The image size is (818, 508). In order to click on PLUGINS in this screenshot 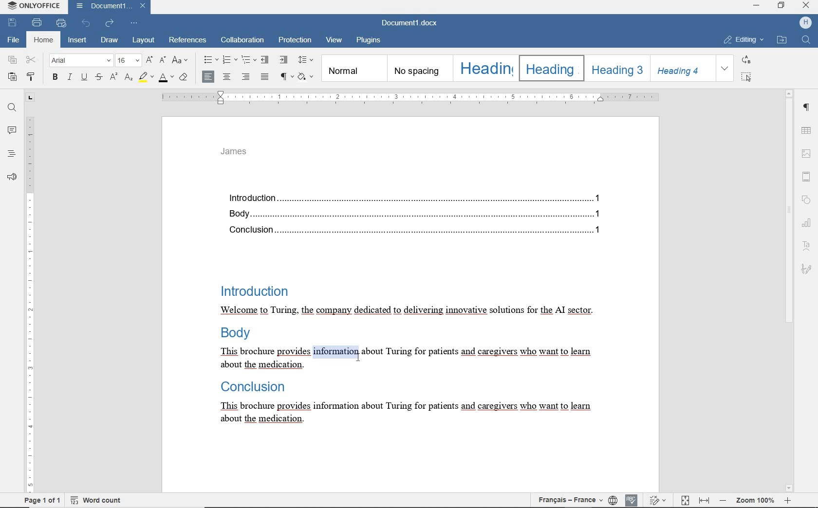, I will do `click(372, 41)`.